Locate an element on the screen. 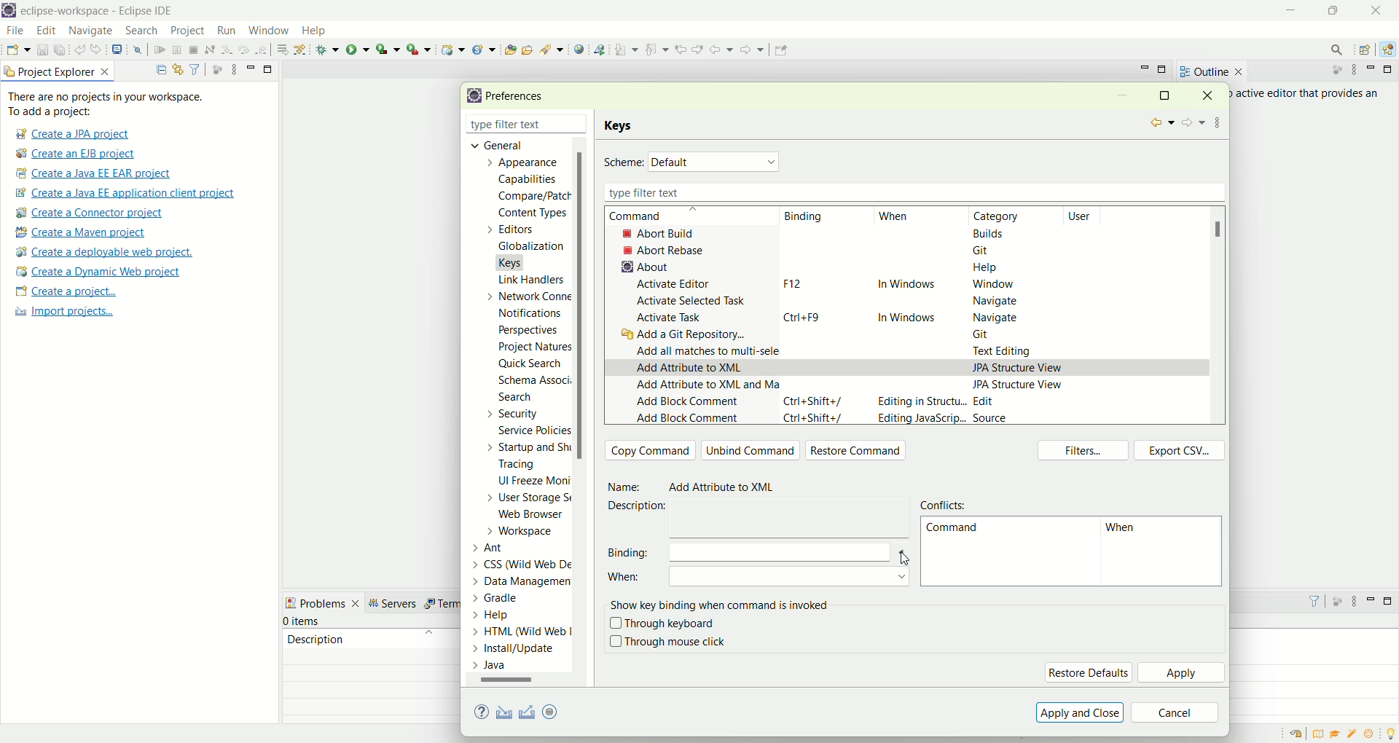 The image size is (1399, 743). step return is located at coordinates (264, 48).